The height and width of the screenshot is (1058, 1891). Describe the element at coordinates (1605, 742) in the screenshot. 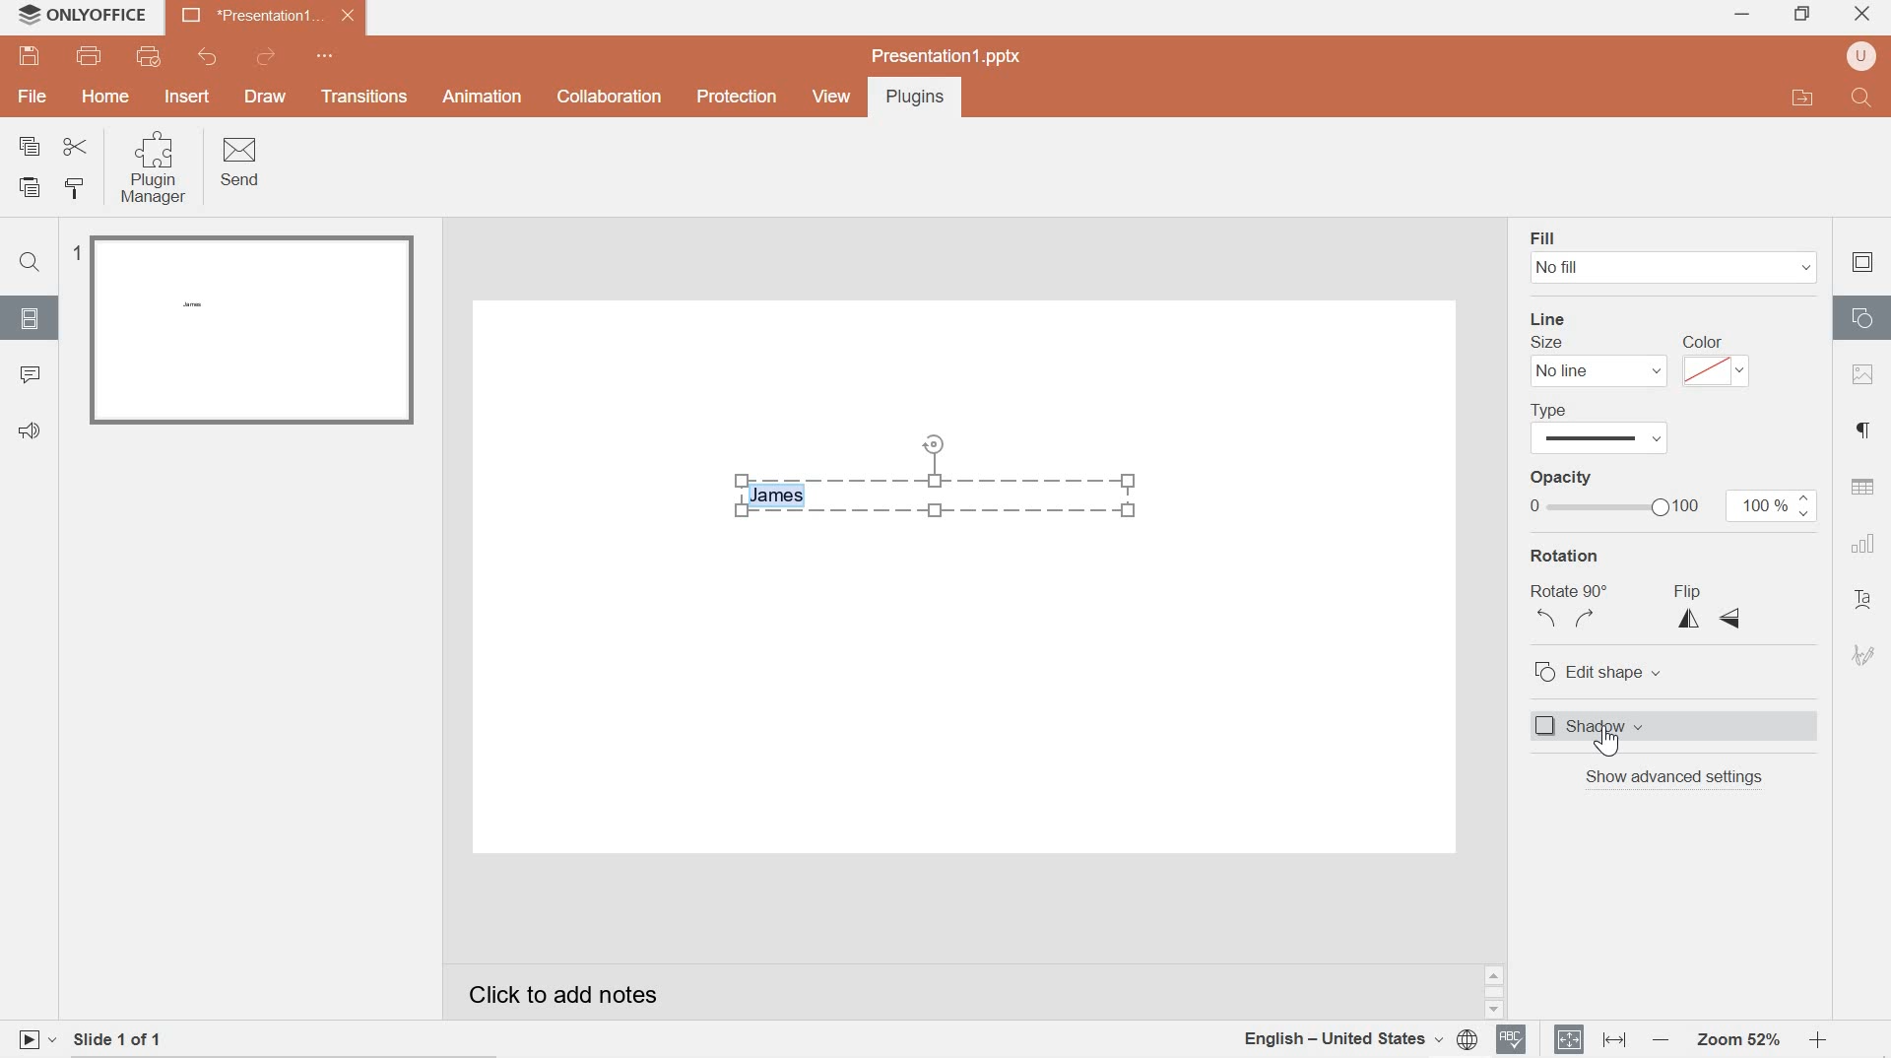

I see `cursor` at that location.